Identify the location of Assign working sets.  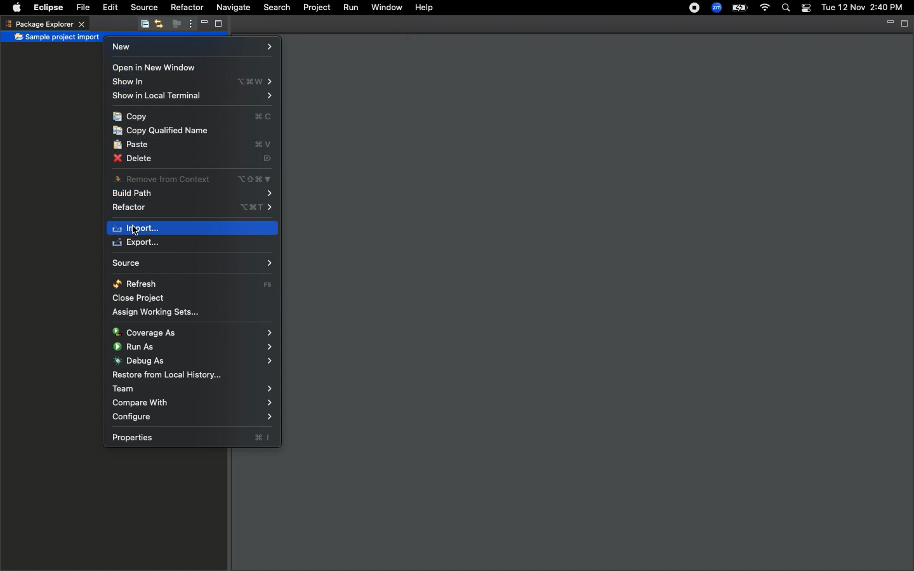
(163, 313).